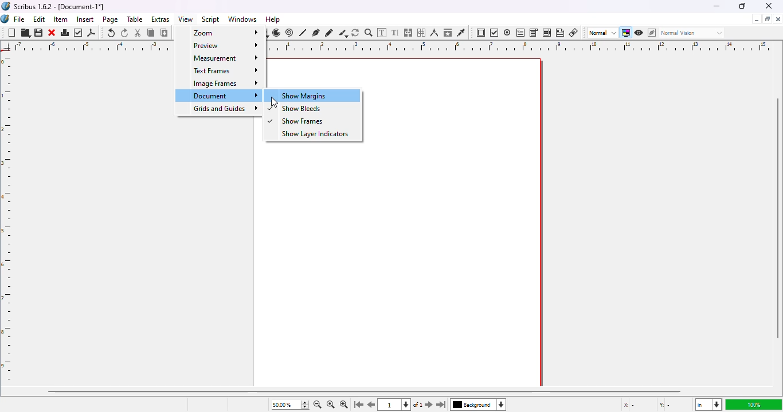  Describe the element at coordinates (652, 33) in the screenshot. I see `edit in preview mode` at that location.